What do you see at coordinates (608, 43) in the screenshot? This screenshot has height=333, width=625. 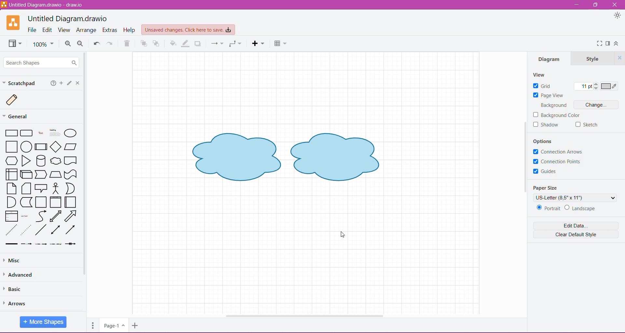 I see `Format` at bounding box center [608, 43].